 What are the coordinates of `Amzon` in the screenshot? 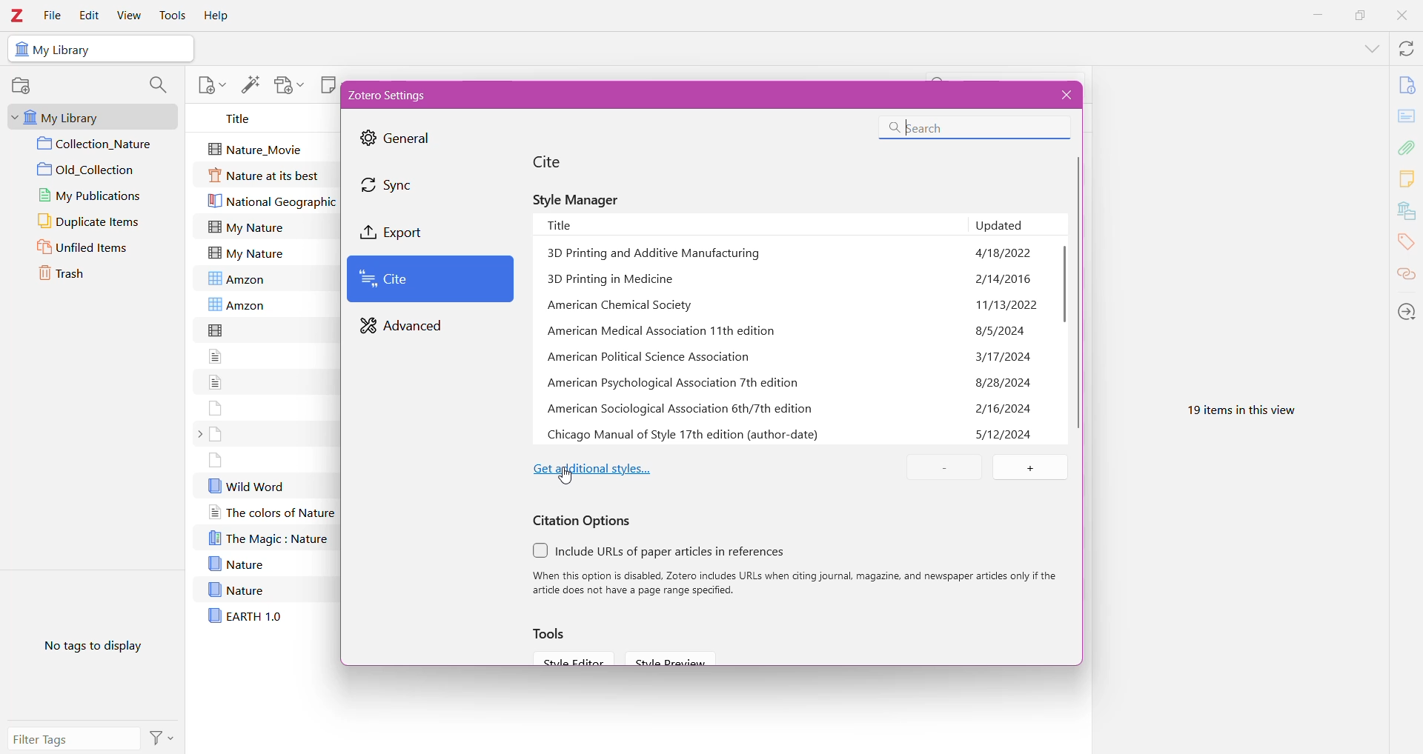 It's located at (237, 305).